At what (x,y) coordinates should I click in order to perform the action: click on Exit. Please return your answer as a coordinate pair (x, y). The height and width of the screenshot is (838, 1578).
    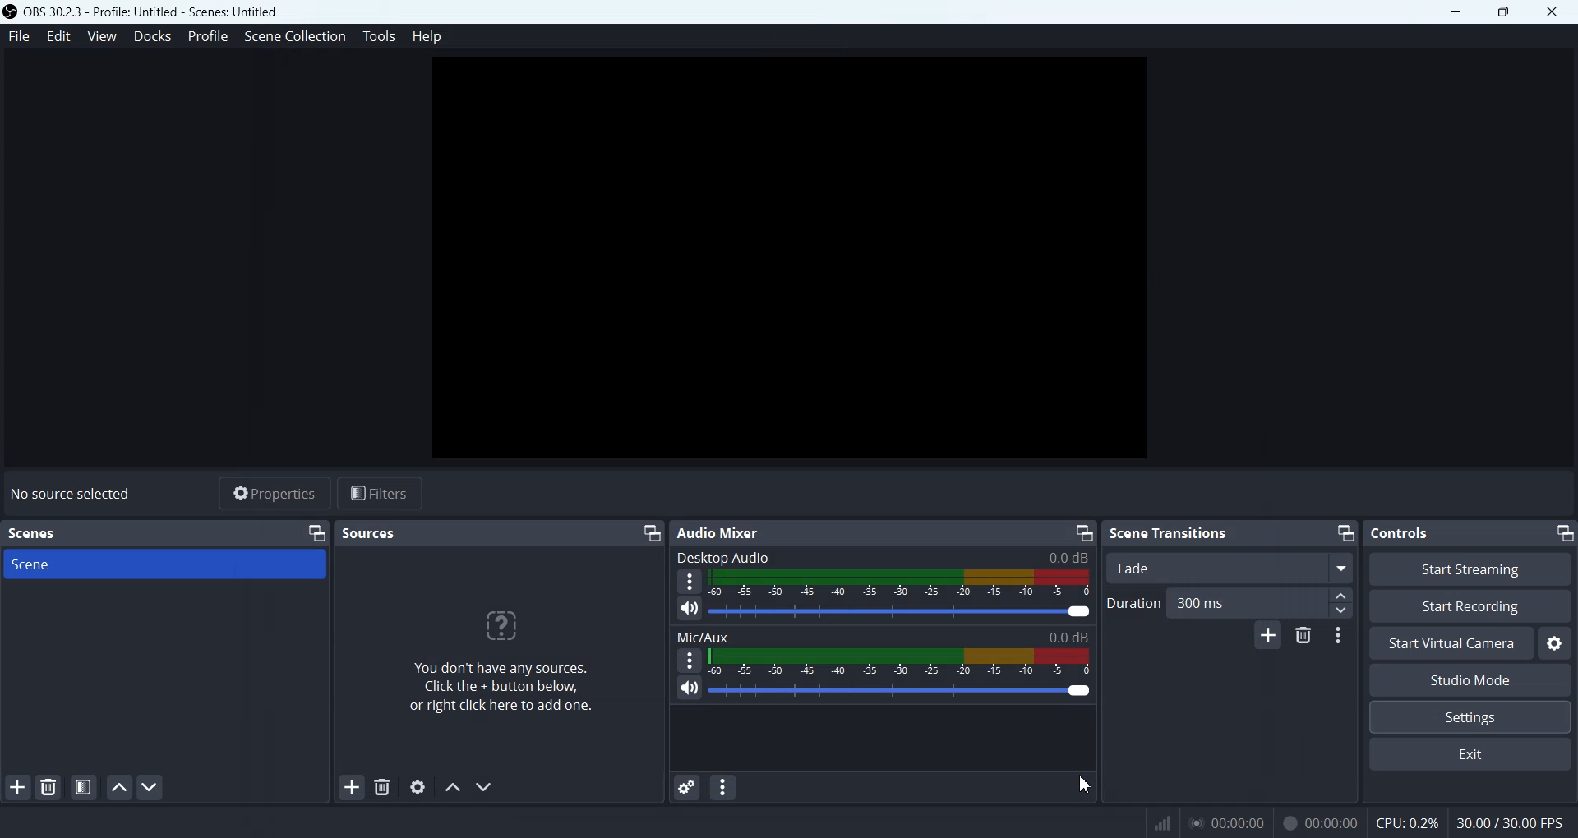
    Looking at the image, I should click on (1470, 754).